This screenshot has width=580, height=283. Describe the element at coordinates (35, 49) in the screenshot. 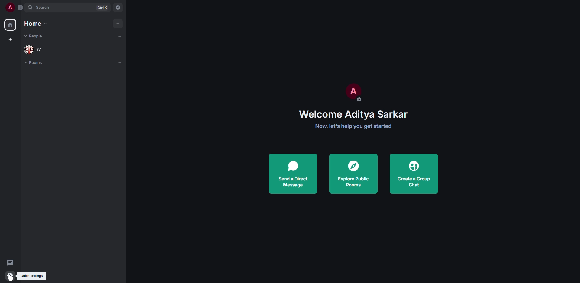

I see `people` at that location.